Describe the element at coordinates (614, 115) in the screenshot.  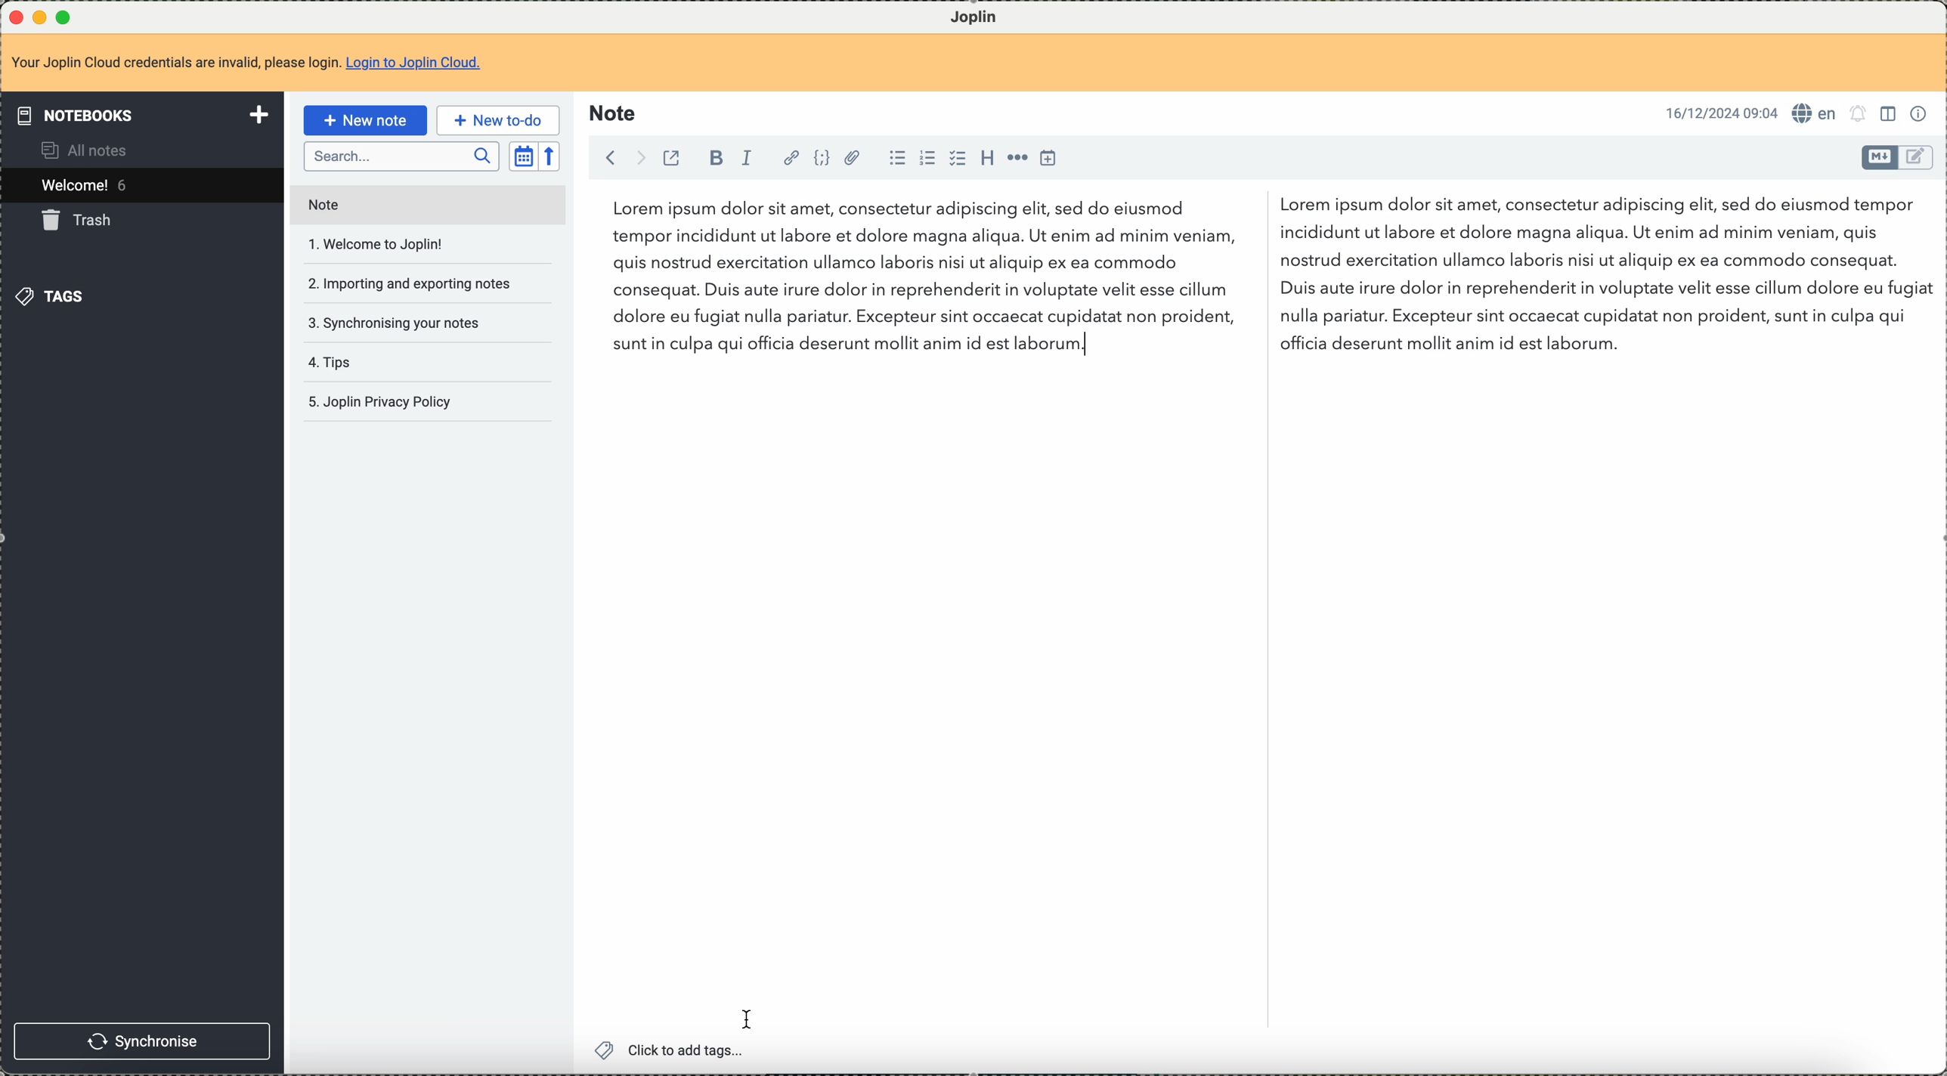
I see `note` at that location.